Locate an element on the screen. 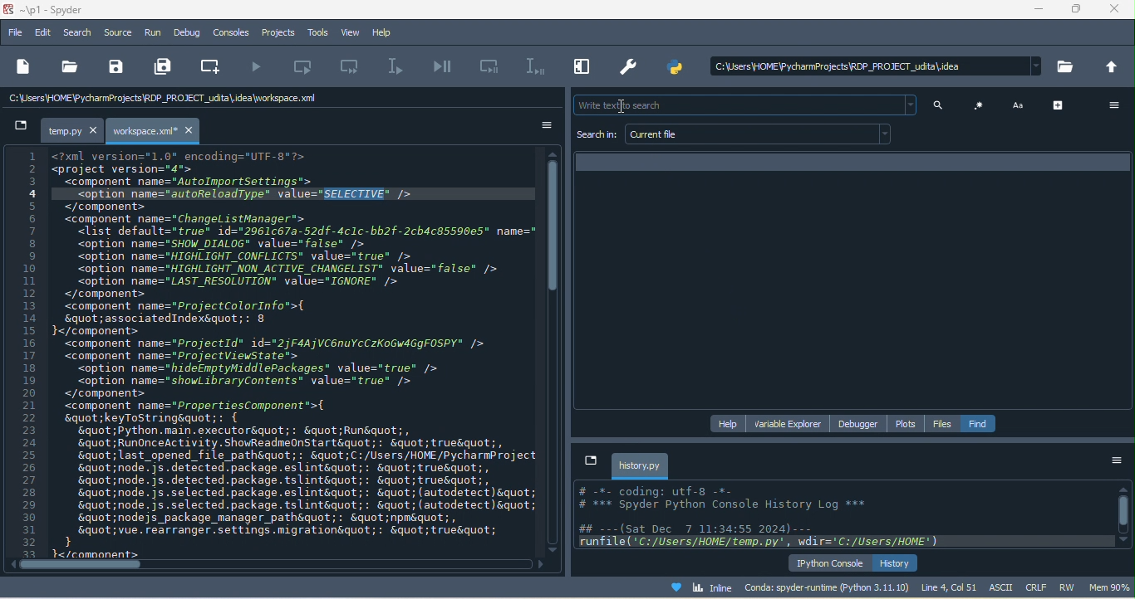 The height and width of the screenshot is (599, 1135). debugger is located at coordinates (862, 424).